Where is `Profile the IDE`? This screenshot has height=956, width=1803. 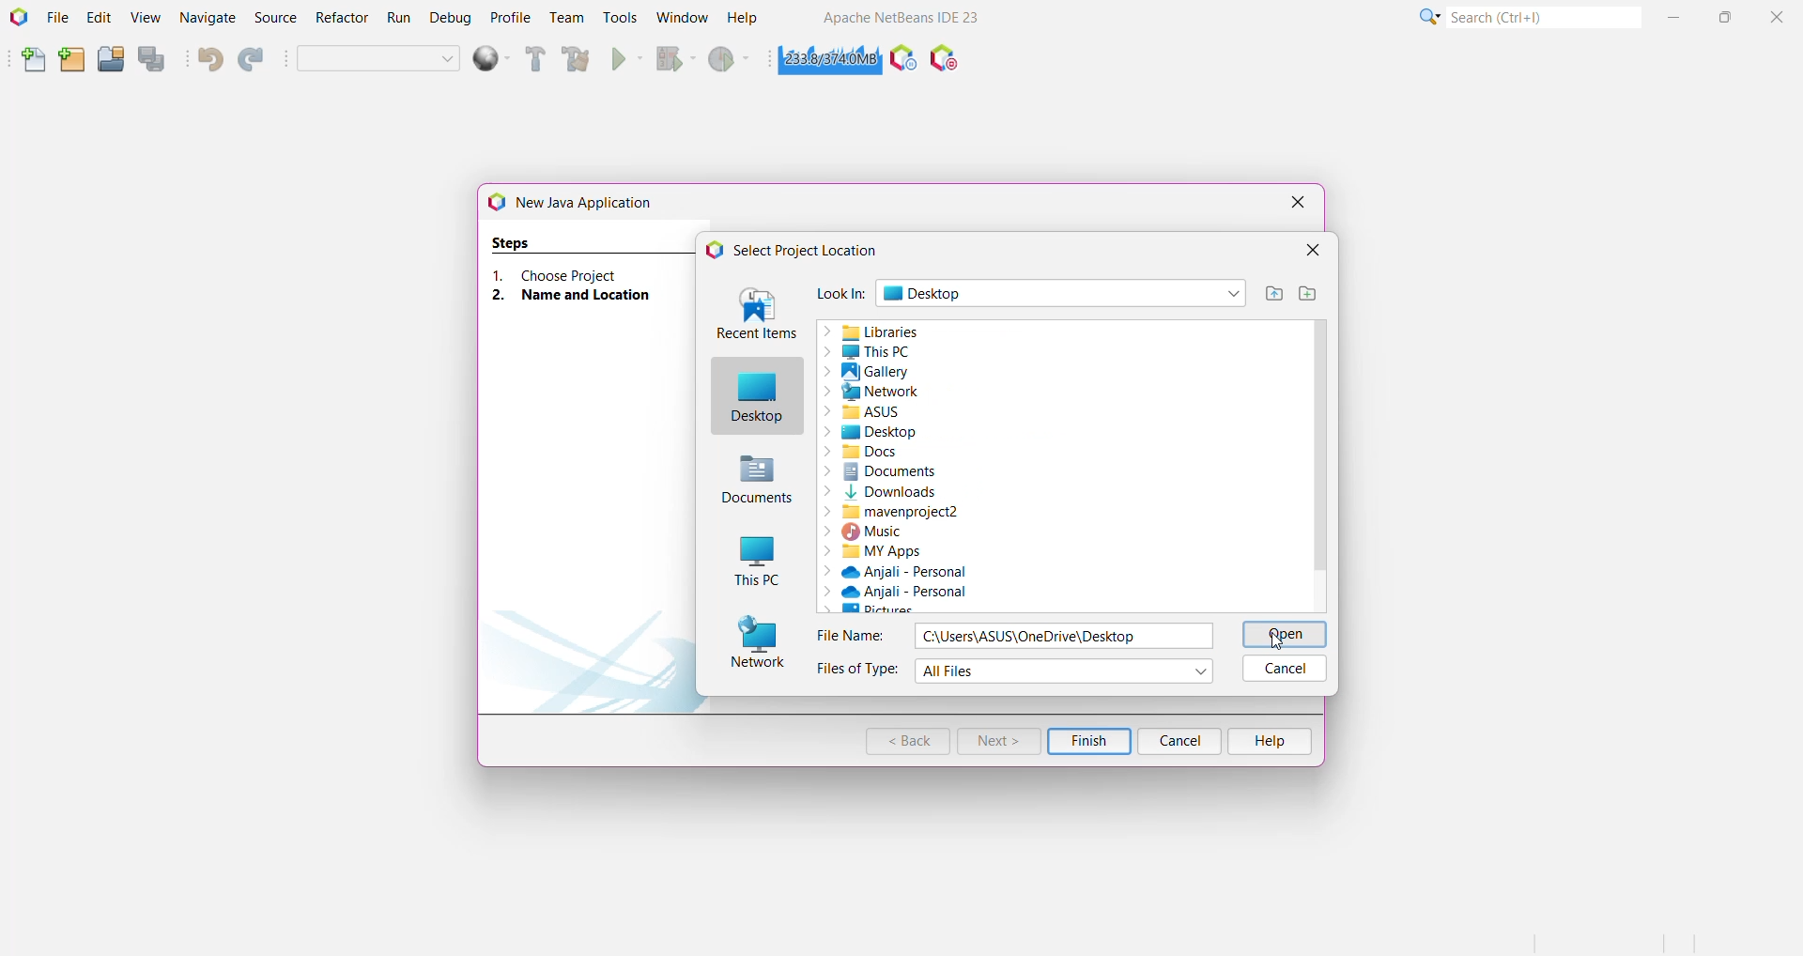 Profile the IDE is located at coordinates (902, 61).